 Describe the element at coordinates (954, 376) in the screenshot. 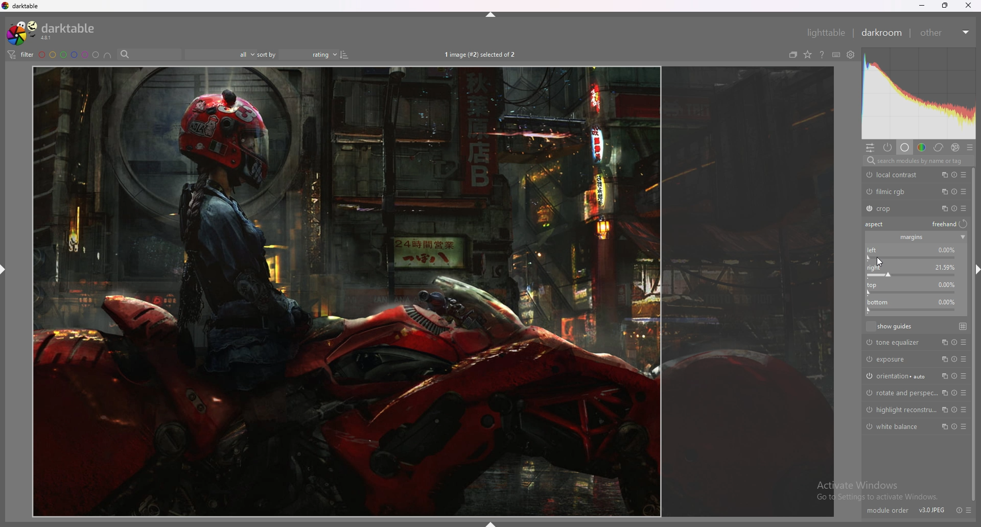

I see `reset` at that location.